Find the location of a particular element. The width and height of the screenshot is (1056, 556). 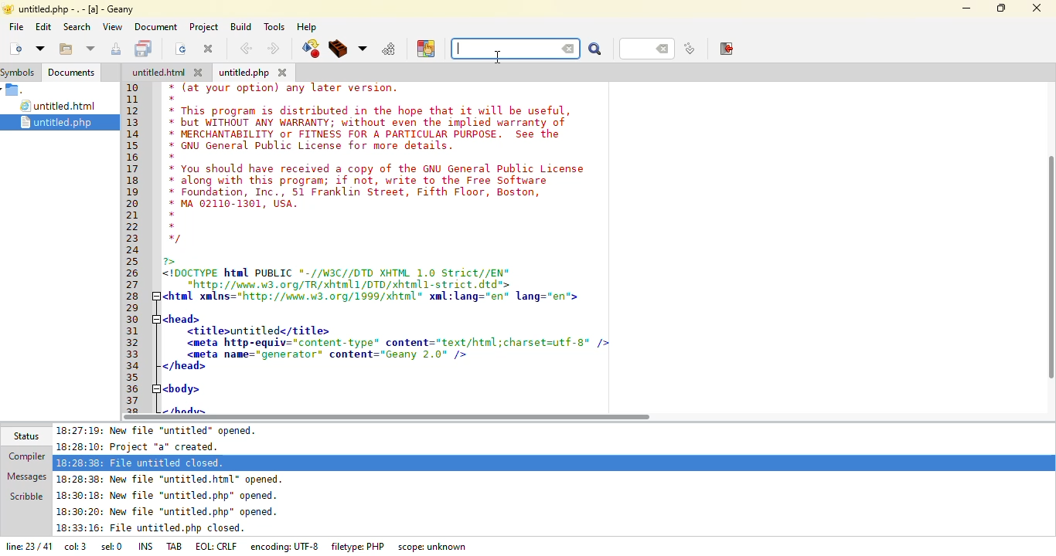

* MERCHANTABILITY or FITNESS FOR A PARTICULAR PURPOSE.  See the is located at coordinates (370, 135).